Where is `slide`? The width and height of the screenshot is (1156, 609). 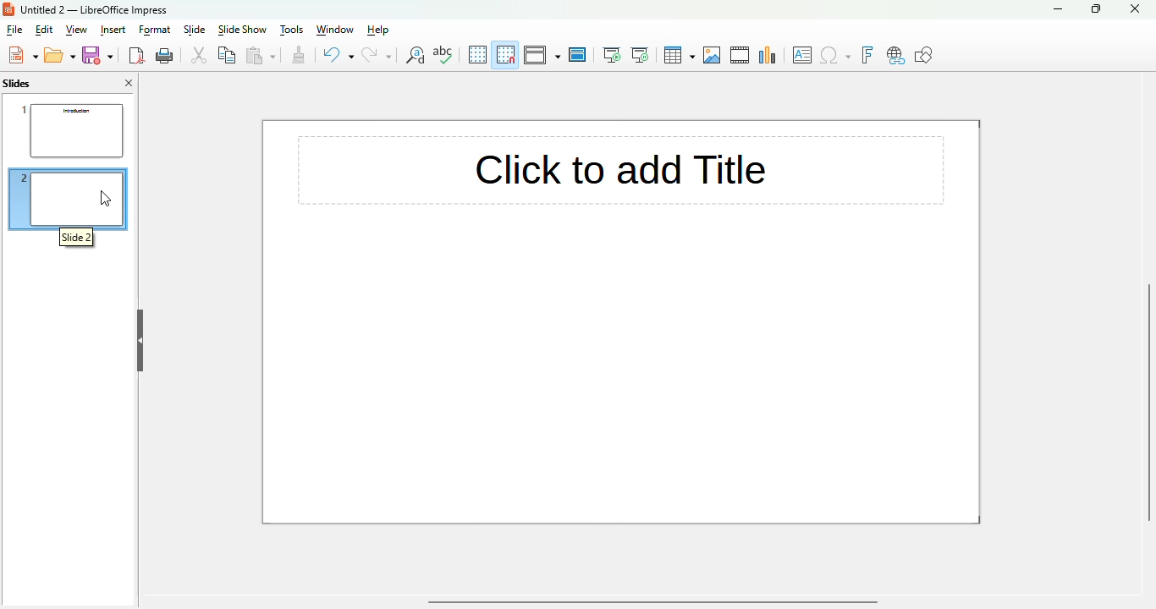
slide is located at coordinates (195, 29).